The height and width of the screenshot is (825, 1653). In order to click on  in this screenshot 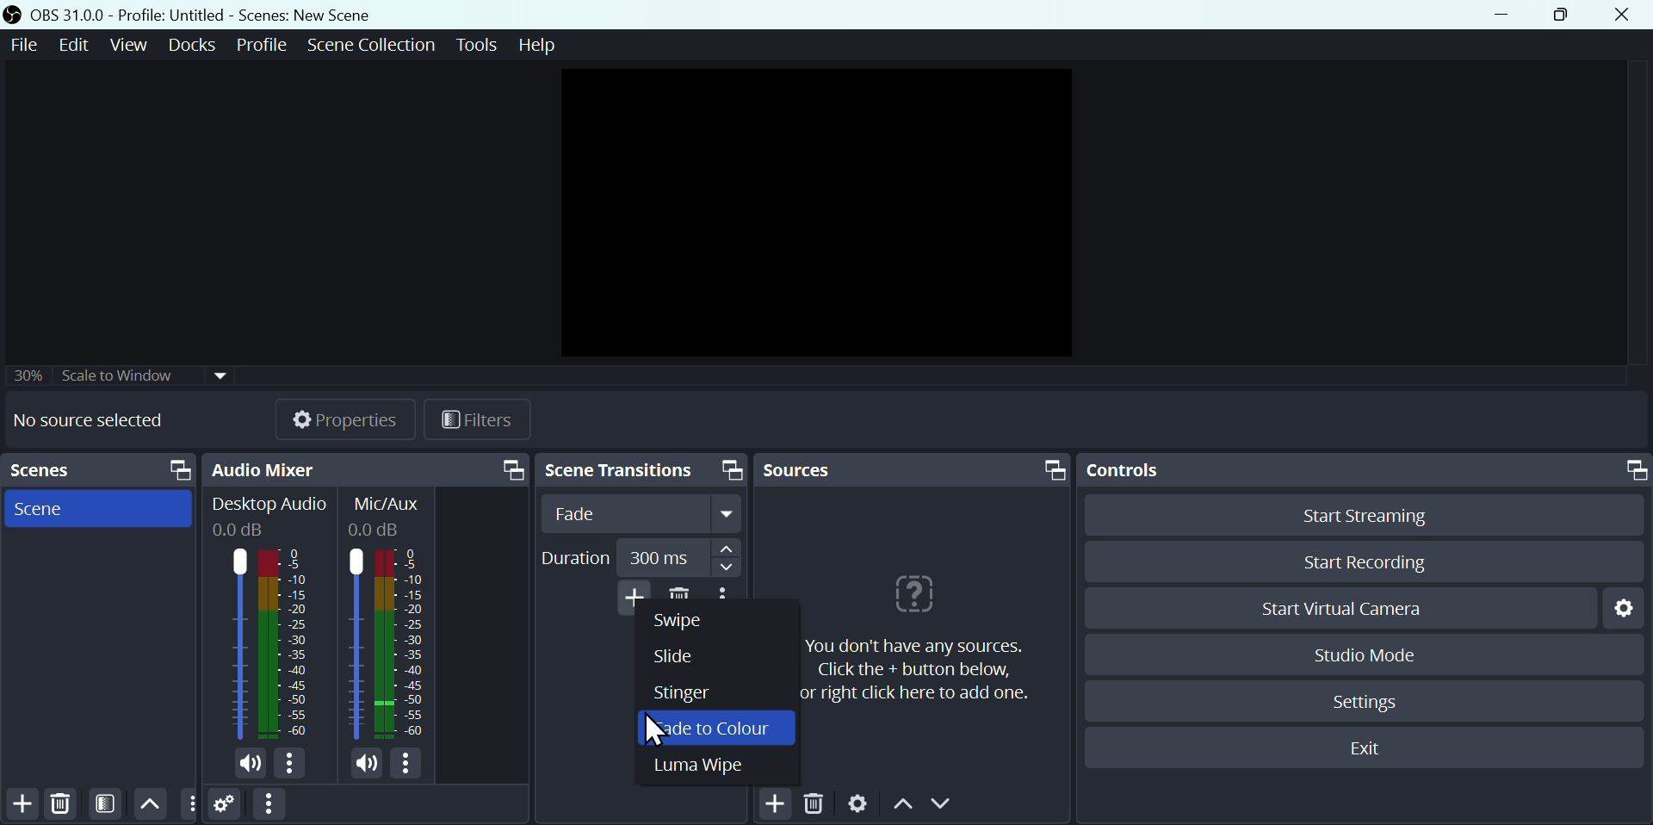, I will do `click(729, 558)`.